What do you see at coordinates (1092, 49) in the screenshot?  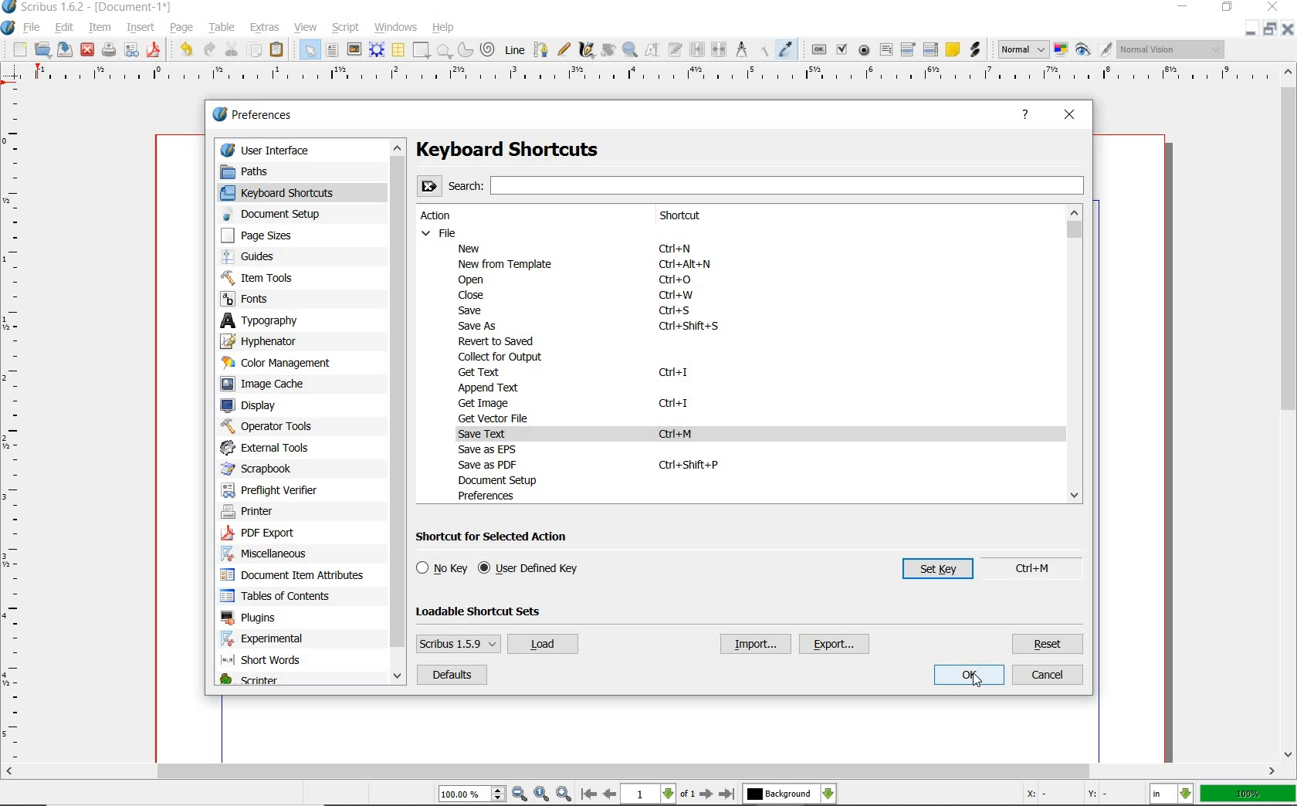 I see `preview mode` at bounding box center [1092, 49].